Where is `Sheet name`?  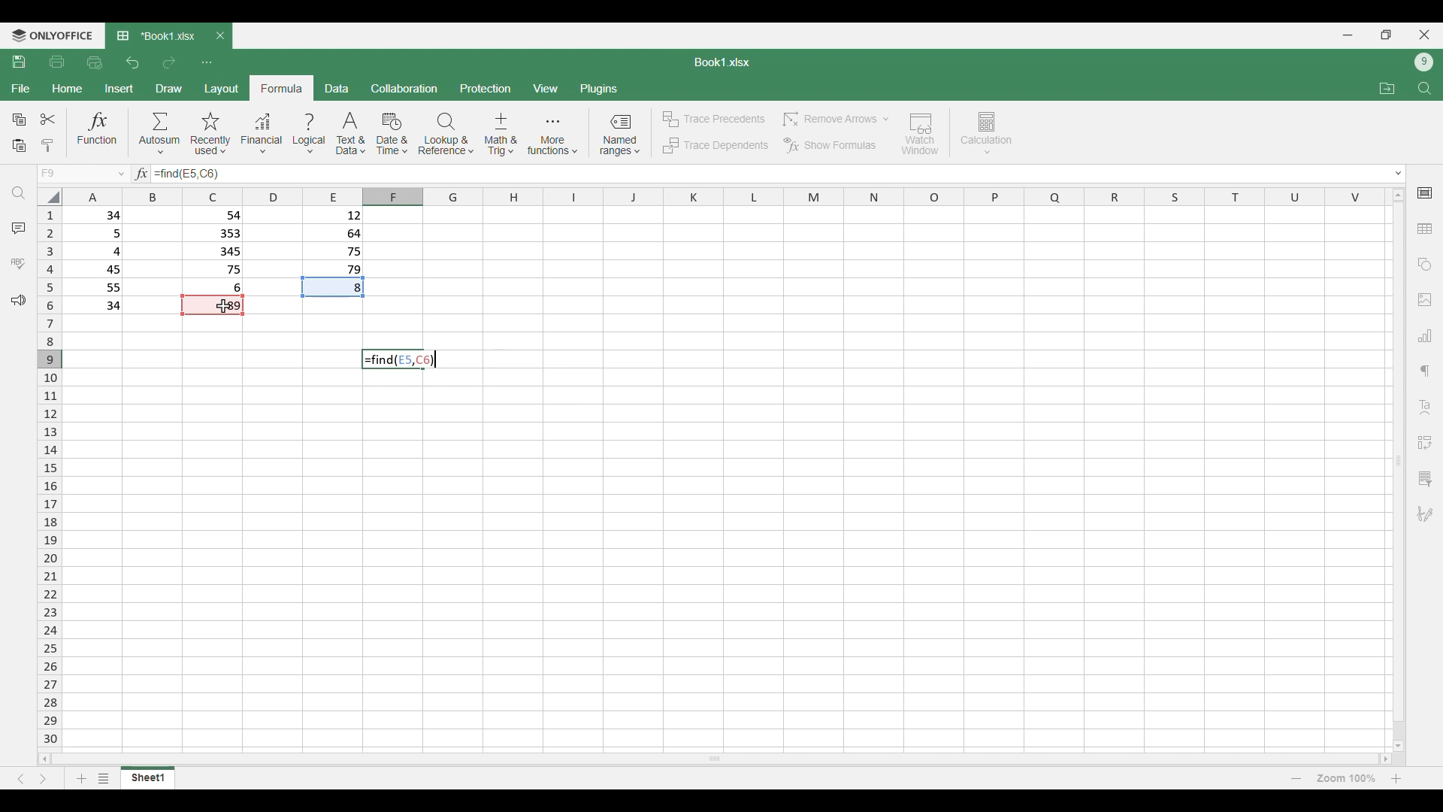
Sheet name is located at coordinates (722, 62).